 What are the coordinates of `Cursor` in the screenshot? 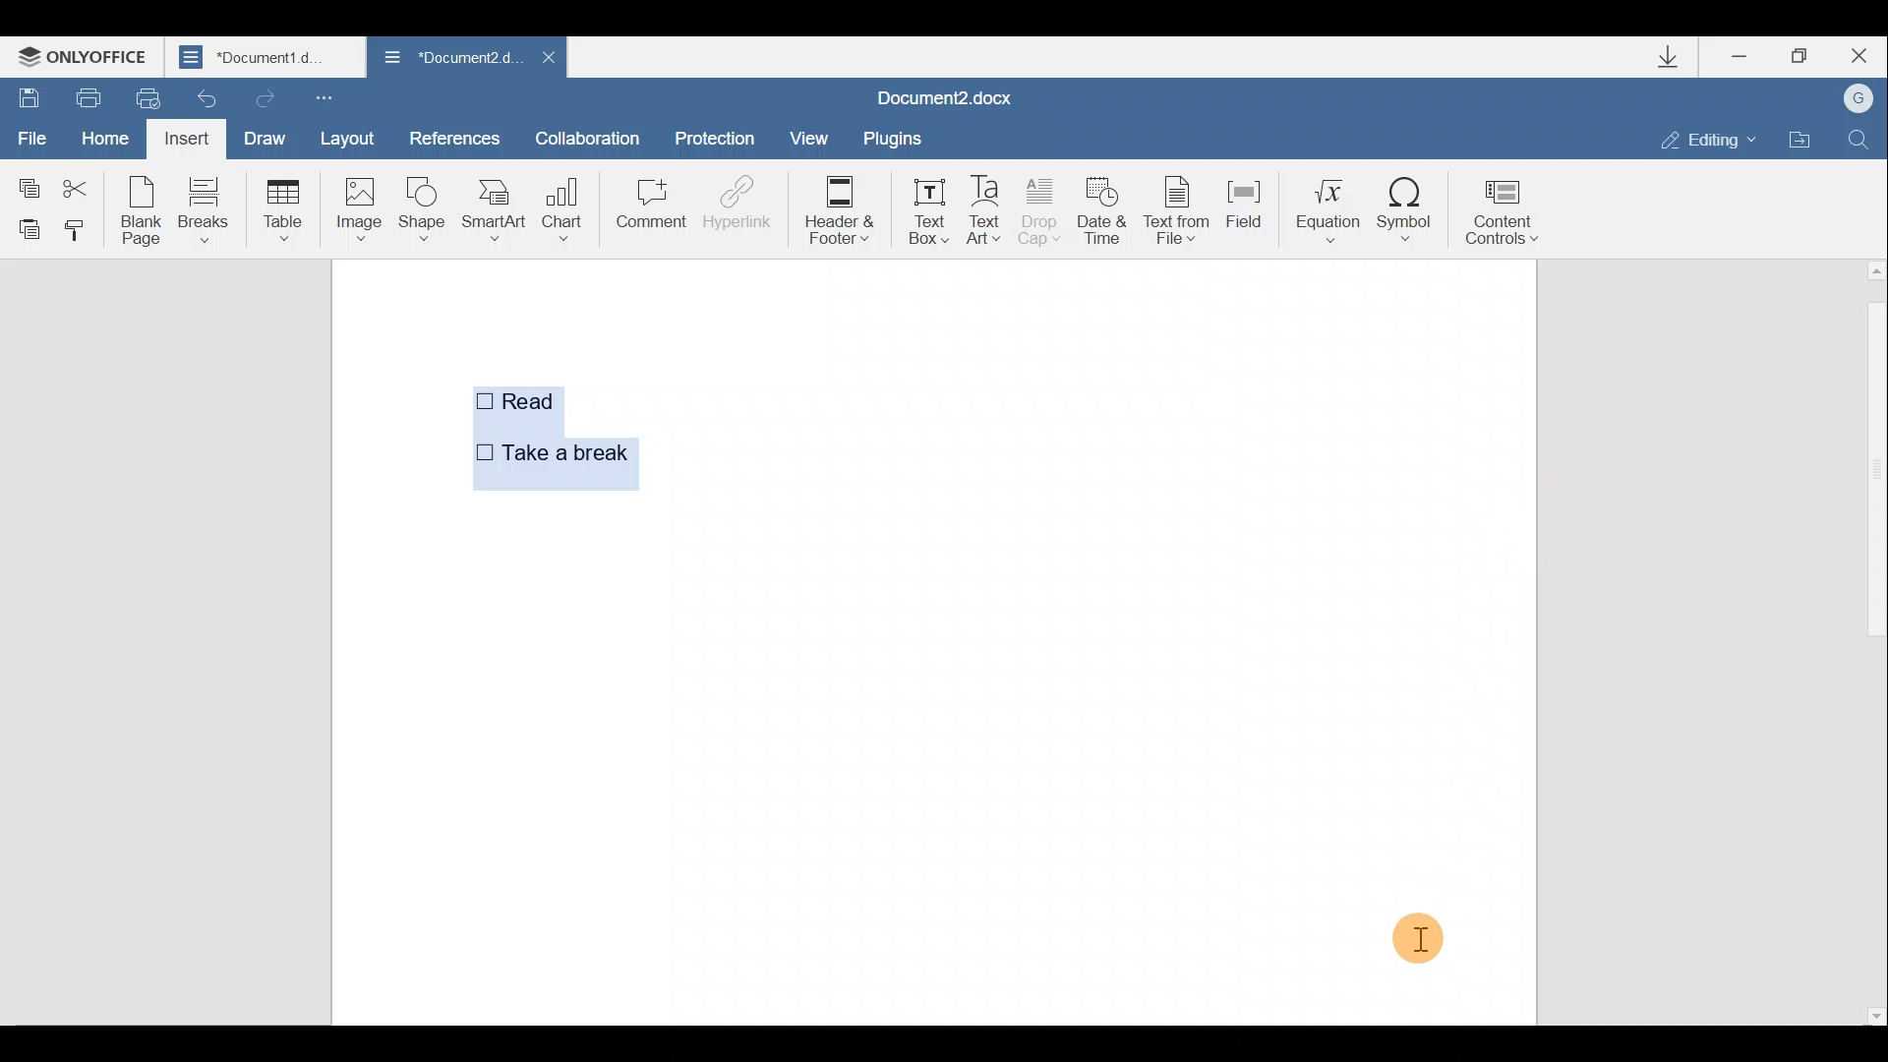 It's located at (1412, 933).